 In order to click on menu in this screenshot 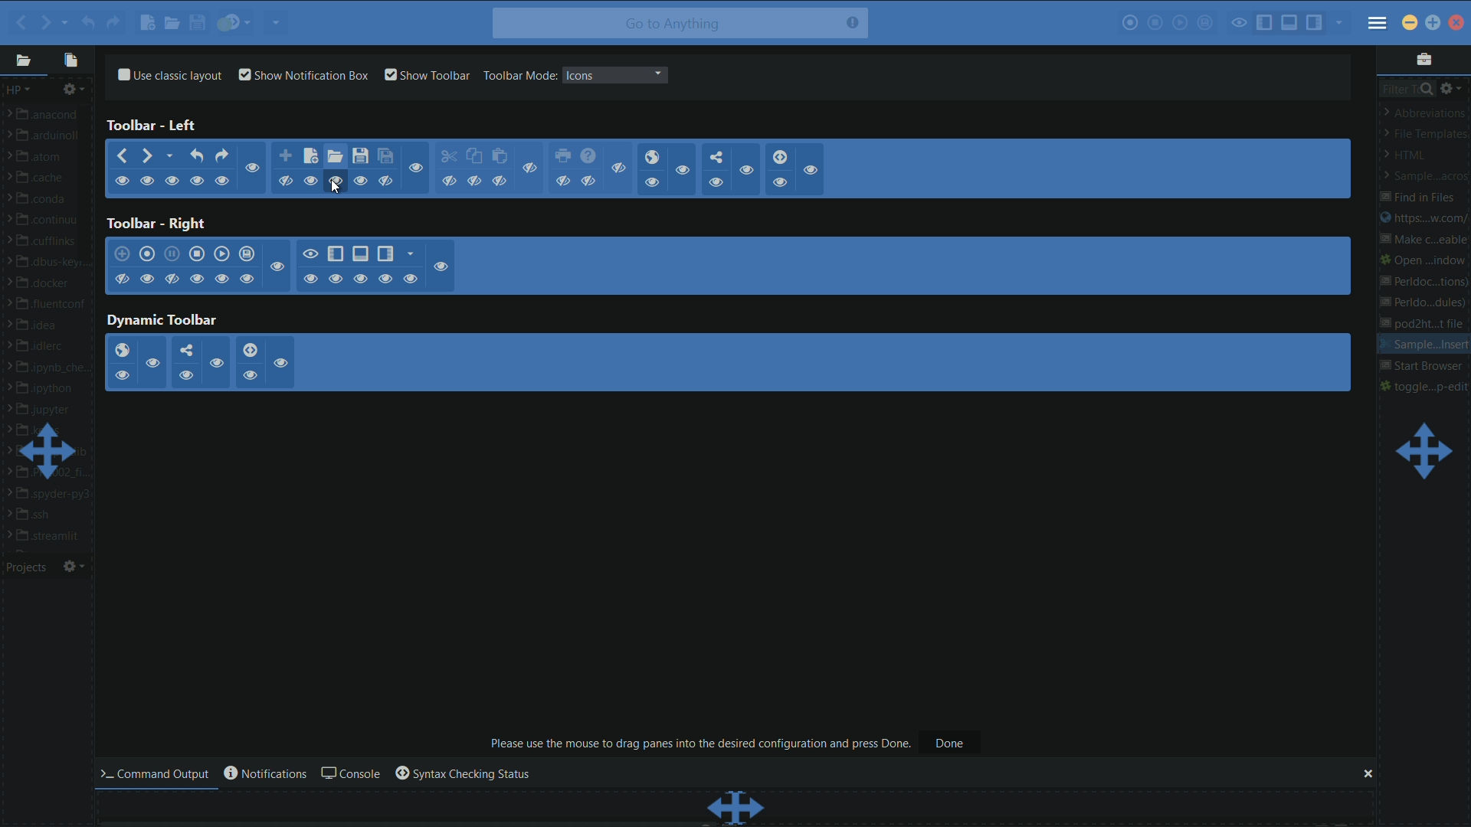, I will do `click(1378, 25)`.